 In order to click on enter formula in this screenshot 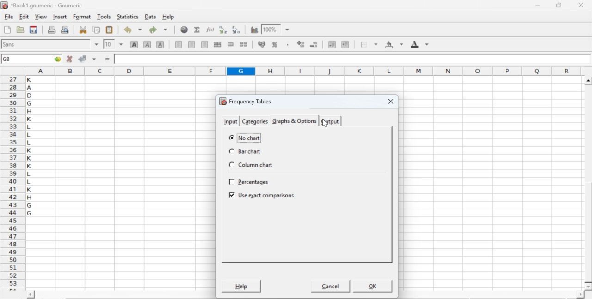, I will do `click(108, 60)`.